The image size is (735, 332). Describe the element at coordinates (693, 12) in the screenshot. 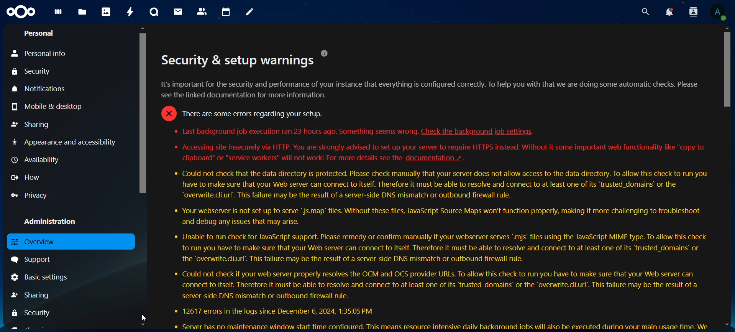

I see `search contacts` at that location.